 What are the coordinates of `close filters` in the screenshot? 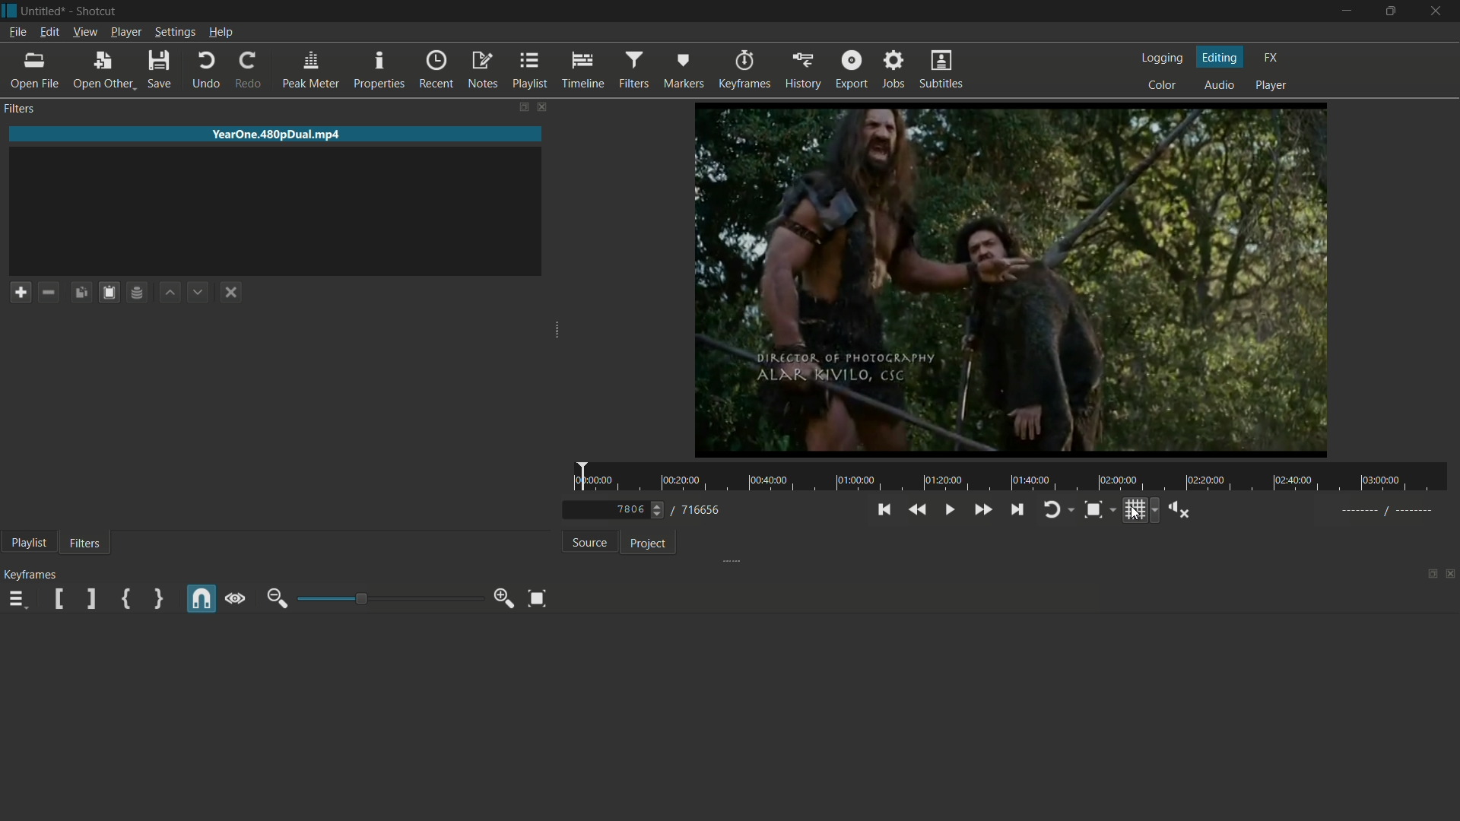 It's located at (543, 108).